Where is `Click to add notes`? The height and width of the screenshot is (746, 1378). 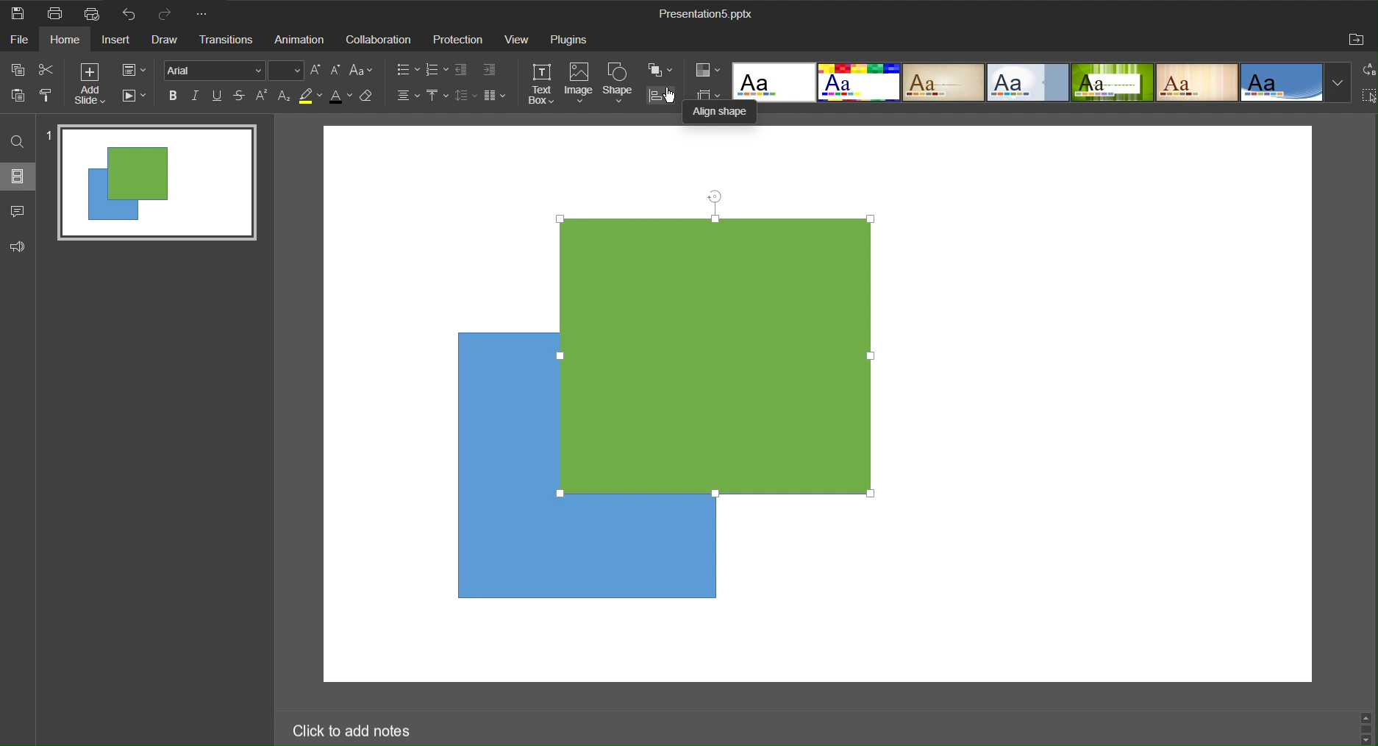
Click to add notes is located at coordinates (356, 731).